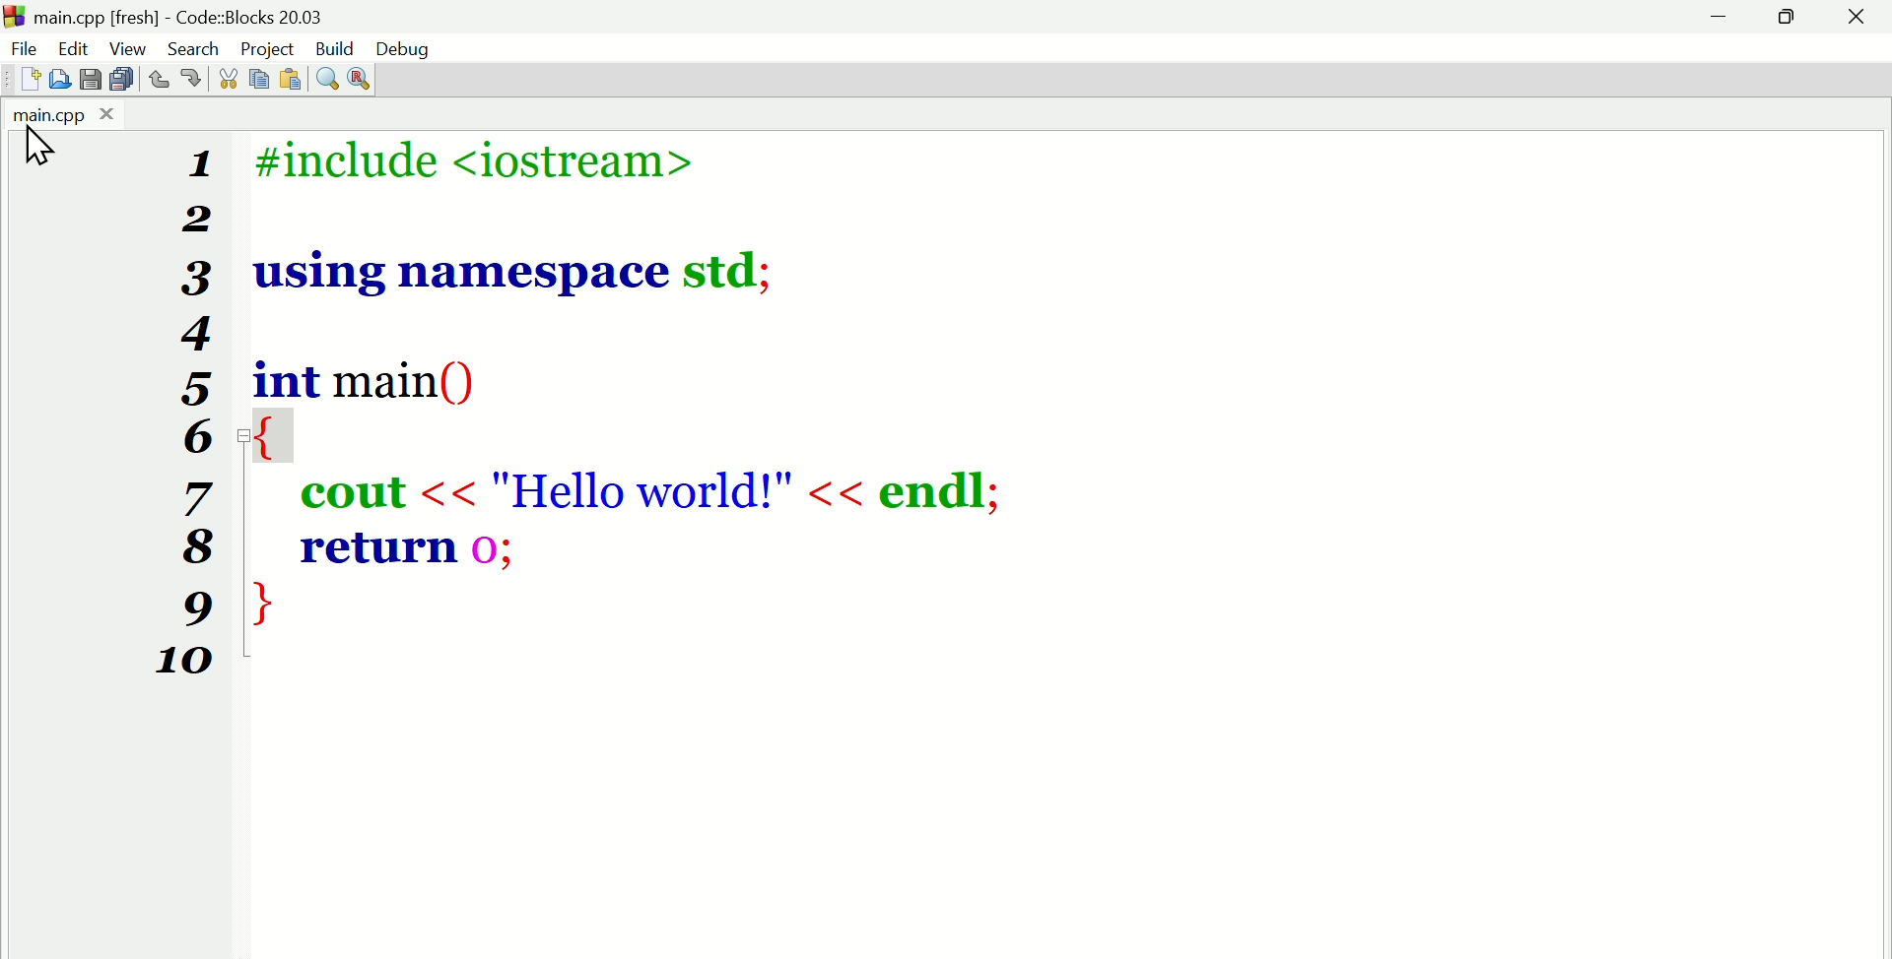 This screenshot has height=959, width=1892. Describe the element at coordinates (673, 396) in the screenshot. I see `#include <iostream>

using namespace std;

int main()
{ cout << "Hello world!" << endl;
: return o;` at that location.